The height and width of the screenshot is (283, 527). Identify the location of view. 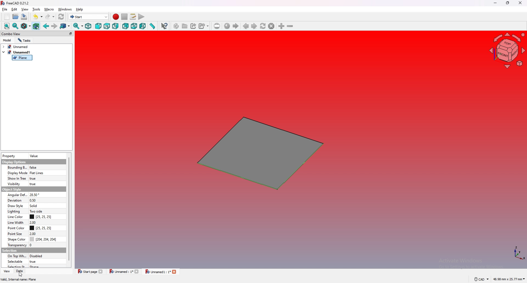
(6, 271).